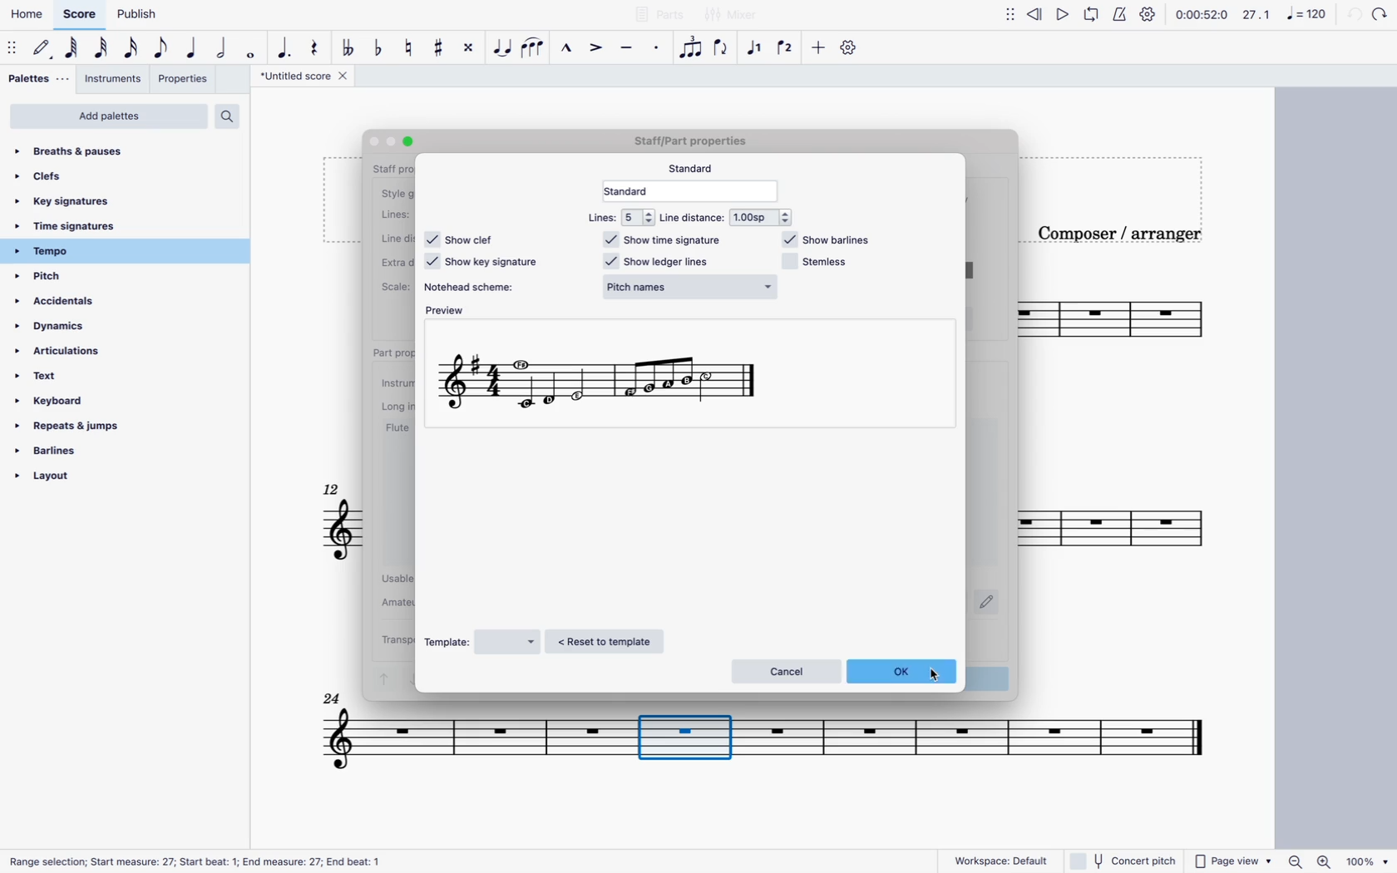  I want to click on show time signature, so click(668, 239).